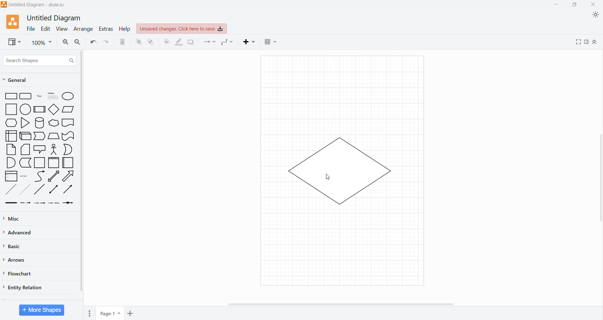 The width and height of the screenshot is (603, 320). What do you see at coordinates (35, 4) in the screenshot?
I see `Untitled Diagram - draw.io` at bounding box center [35, 4].